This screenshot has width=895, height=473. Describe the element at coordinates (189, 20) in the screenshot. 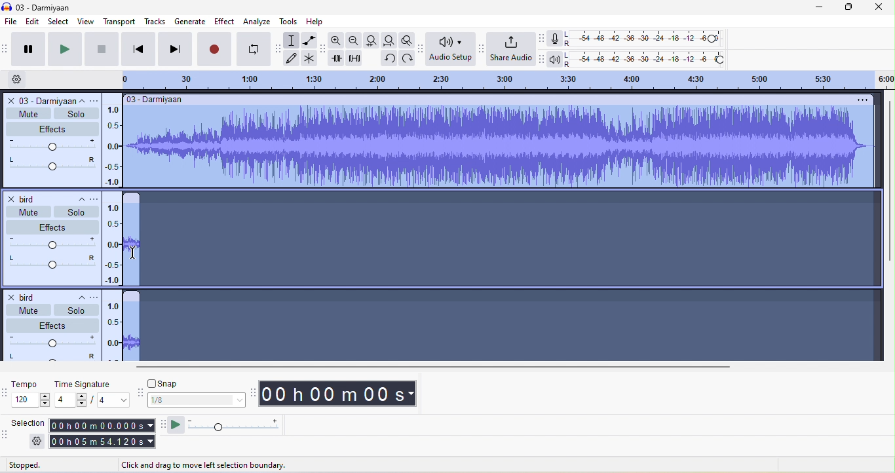

I see `generate` at that location.